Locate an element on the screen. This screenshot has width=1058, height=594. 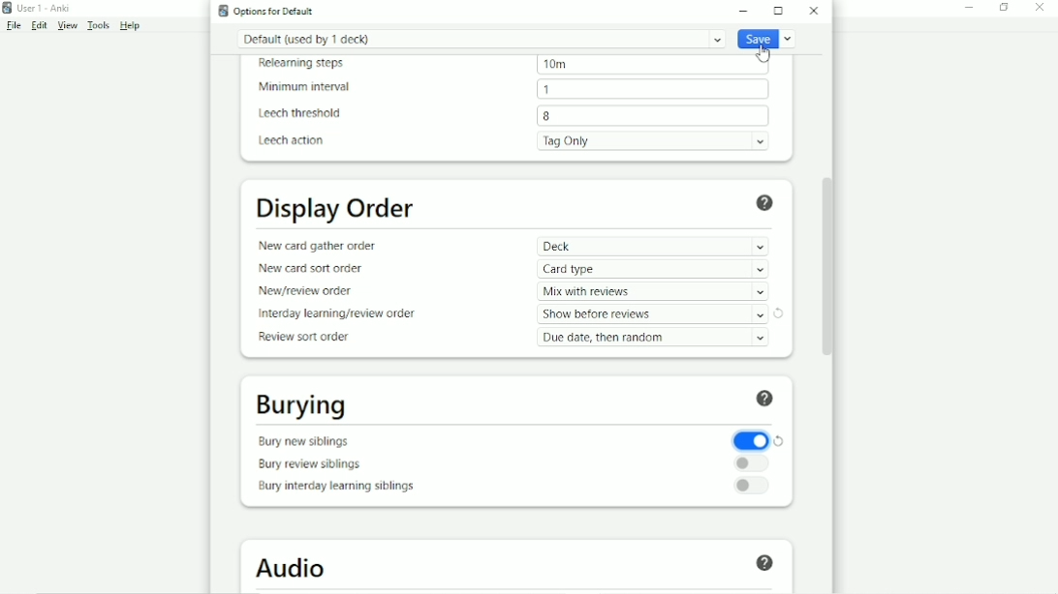
Review sort order is located at coordinates (310, 338).